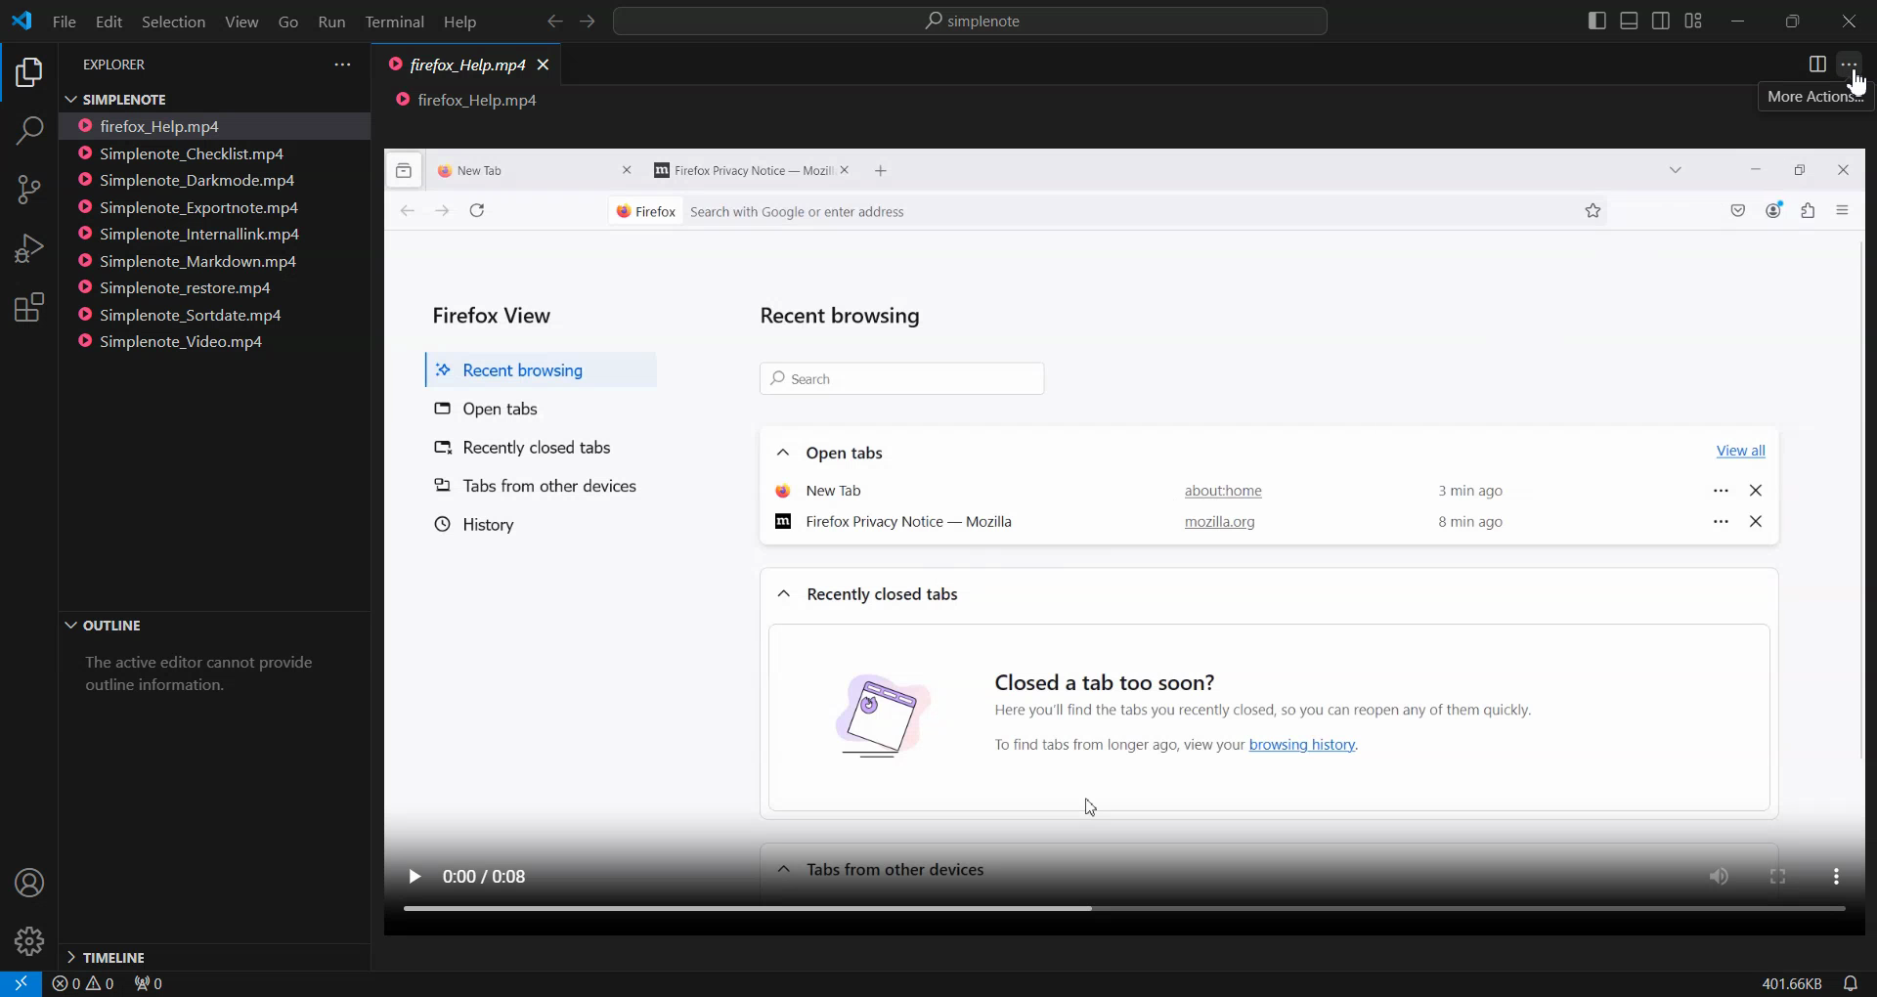 This screenshot has width=1877, height=997. What do you see at coordinates (1692, 21) in the screenshot?
I see `Customize layout ` at bounding box center [1692, 21].